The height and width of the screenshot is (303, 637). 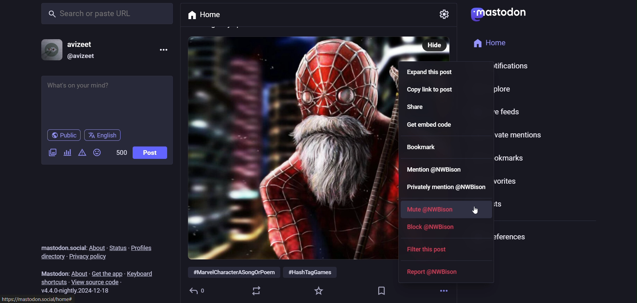 I want to click on shortcuts, so click(x=54, y=282).